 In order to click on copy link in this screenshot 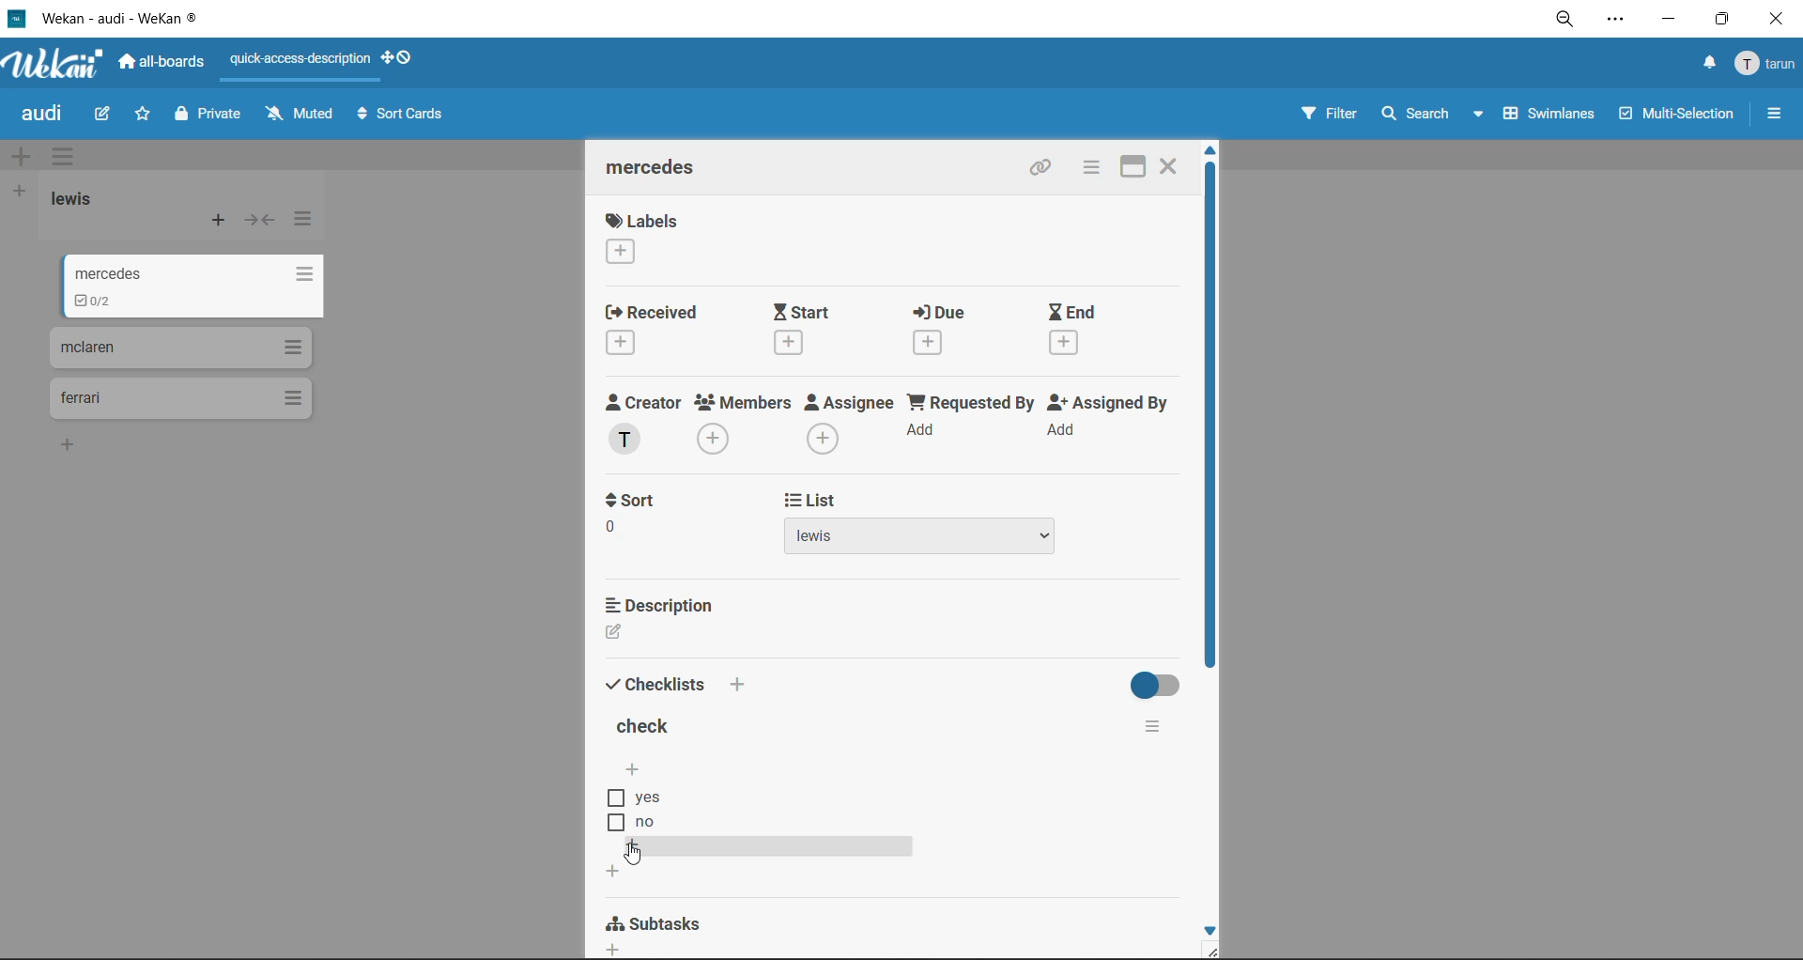, I will do `click(1037, 170)`.